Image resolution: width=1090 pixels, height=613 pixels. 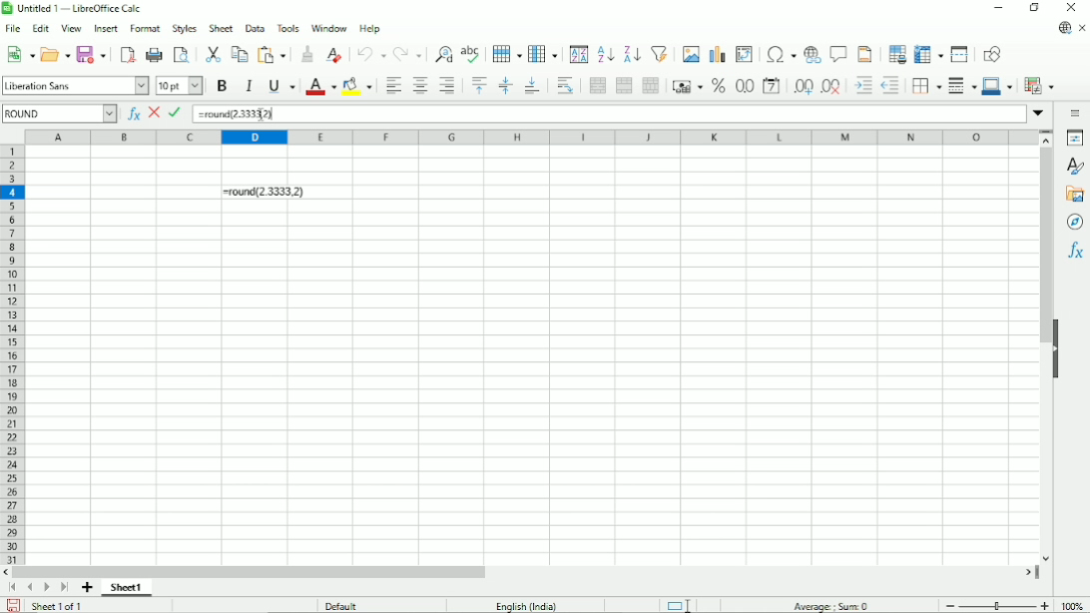 I want to click on Format as currency, so click(x=688, y=87).